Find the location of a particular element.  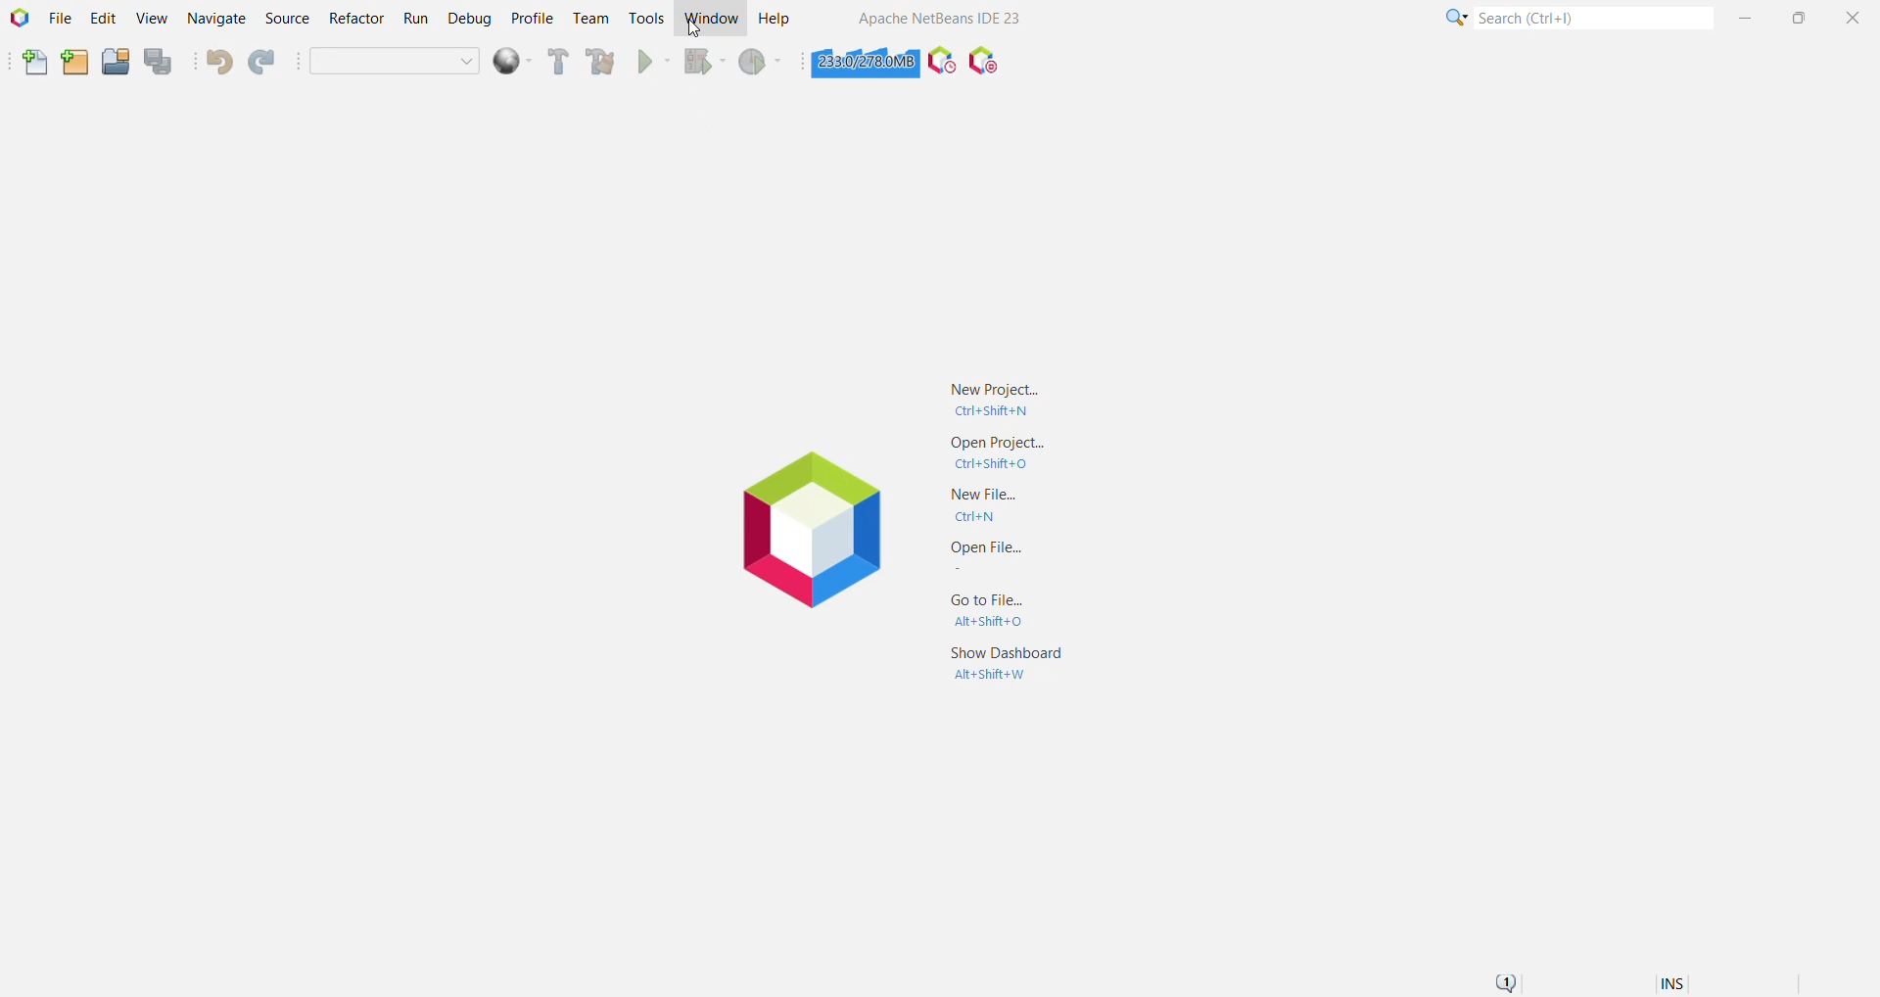

File is located at coordinates (61, 19).